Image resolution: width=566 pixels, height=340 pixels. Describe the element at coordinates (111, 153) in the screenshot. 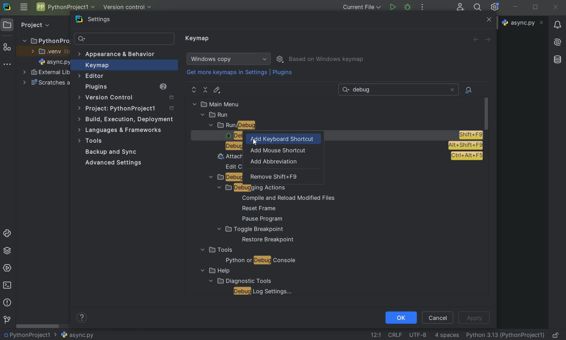

I see `backup and sync` at that location.